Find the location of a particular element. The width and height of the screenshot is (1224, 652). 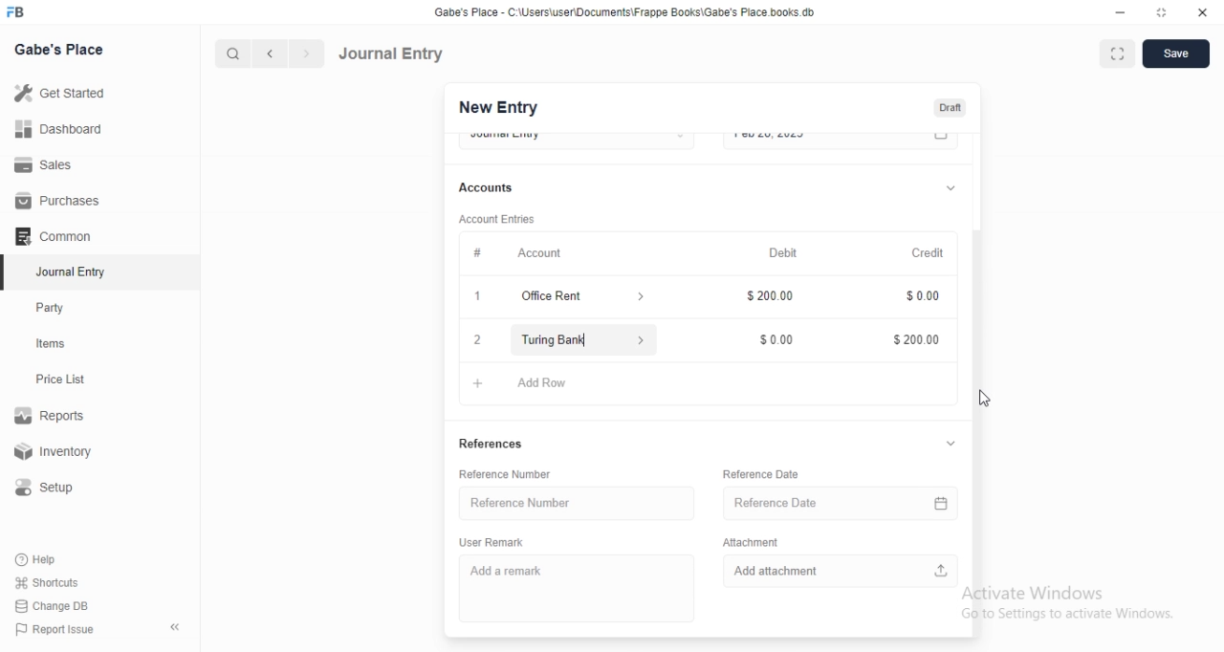

Help is located at coordinates (39, 559).